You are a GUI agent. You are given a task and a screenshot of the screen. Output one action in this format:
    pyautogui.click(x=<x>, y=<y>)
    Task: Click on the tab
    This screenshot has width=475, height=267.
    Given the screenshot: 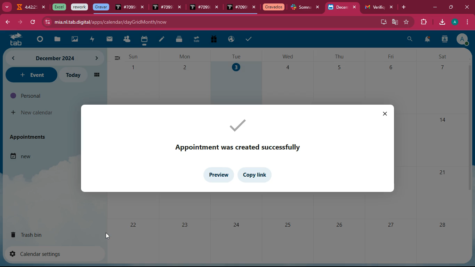 What is the action you would take?
    pyautogui.click(x=101, y=7)
    